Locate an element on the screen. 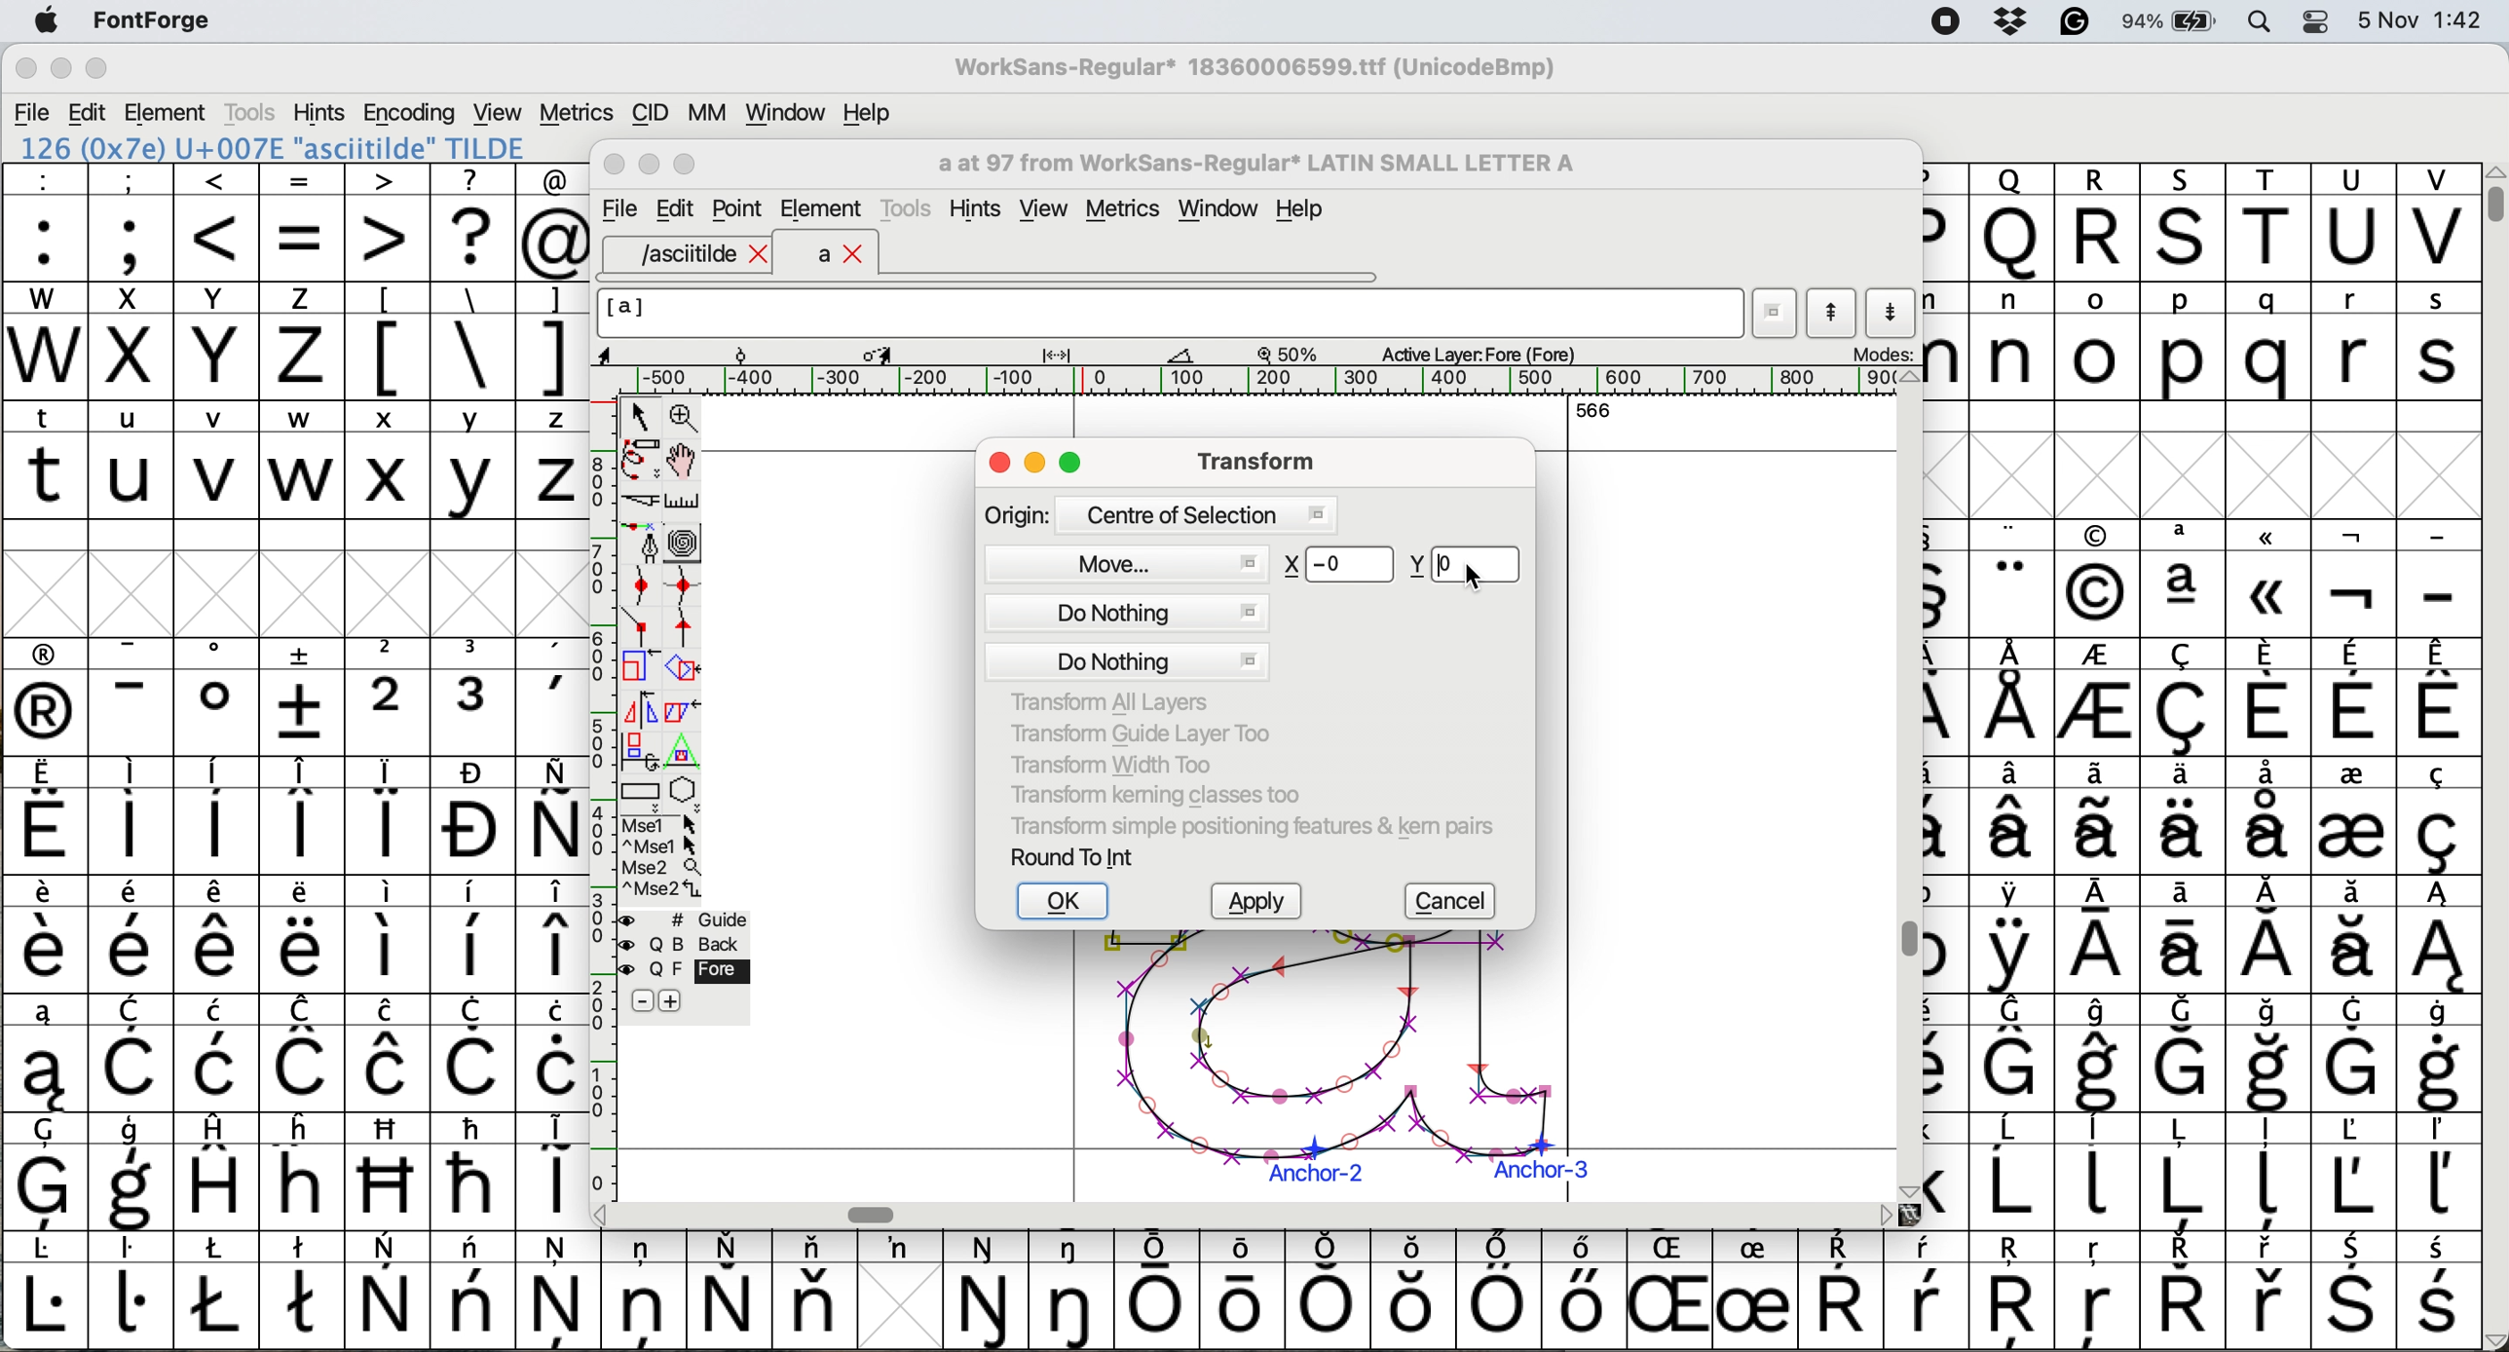 The height and width of the screenshot is (1352, 2509). symbol is located at coordinates (472, 1170).